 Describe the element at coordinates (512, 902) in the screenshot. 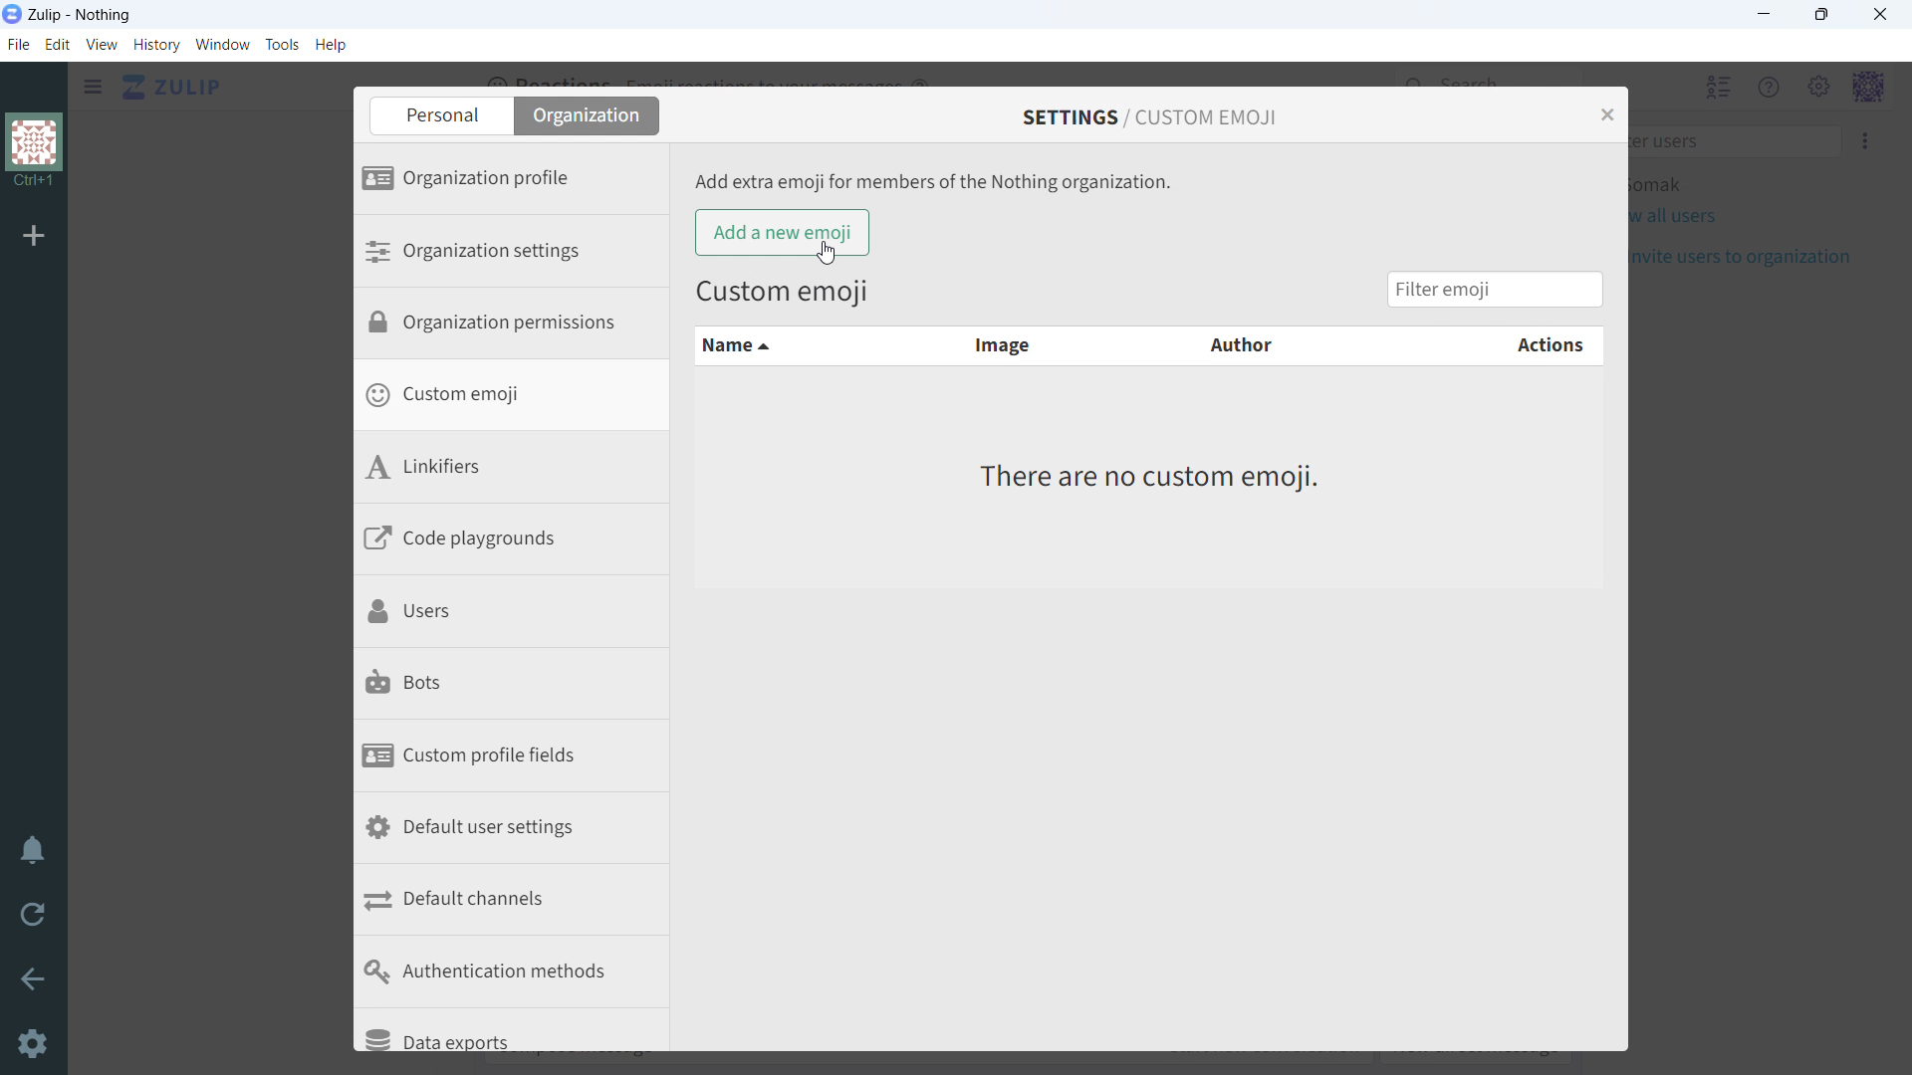

I see `default channels` at that location.